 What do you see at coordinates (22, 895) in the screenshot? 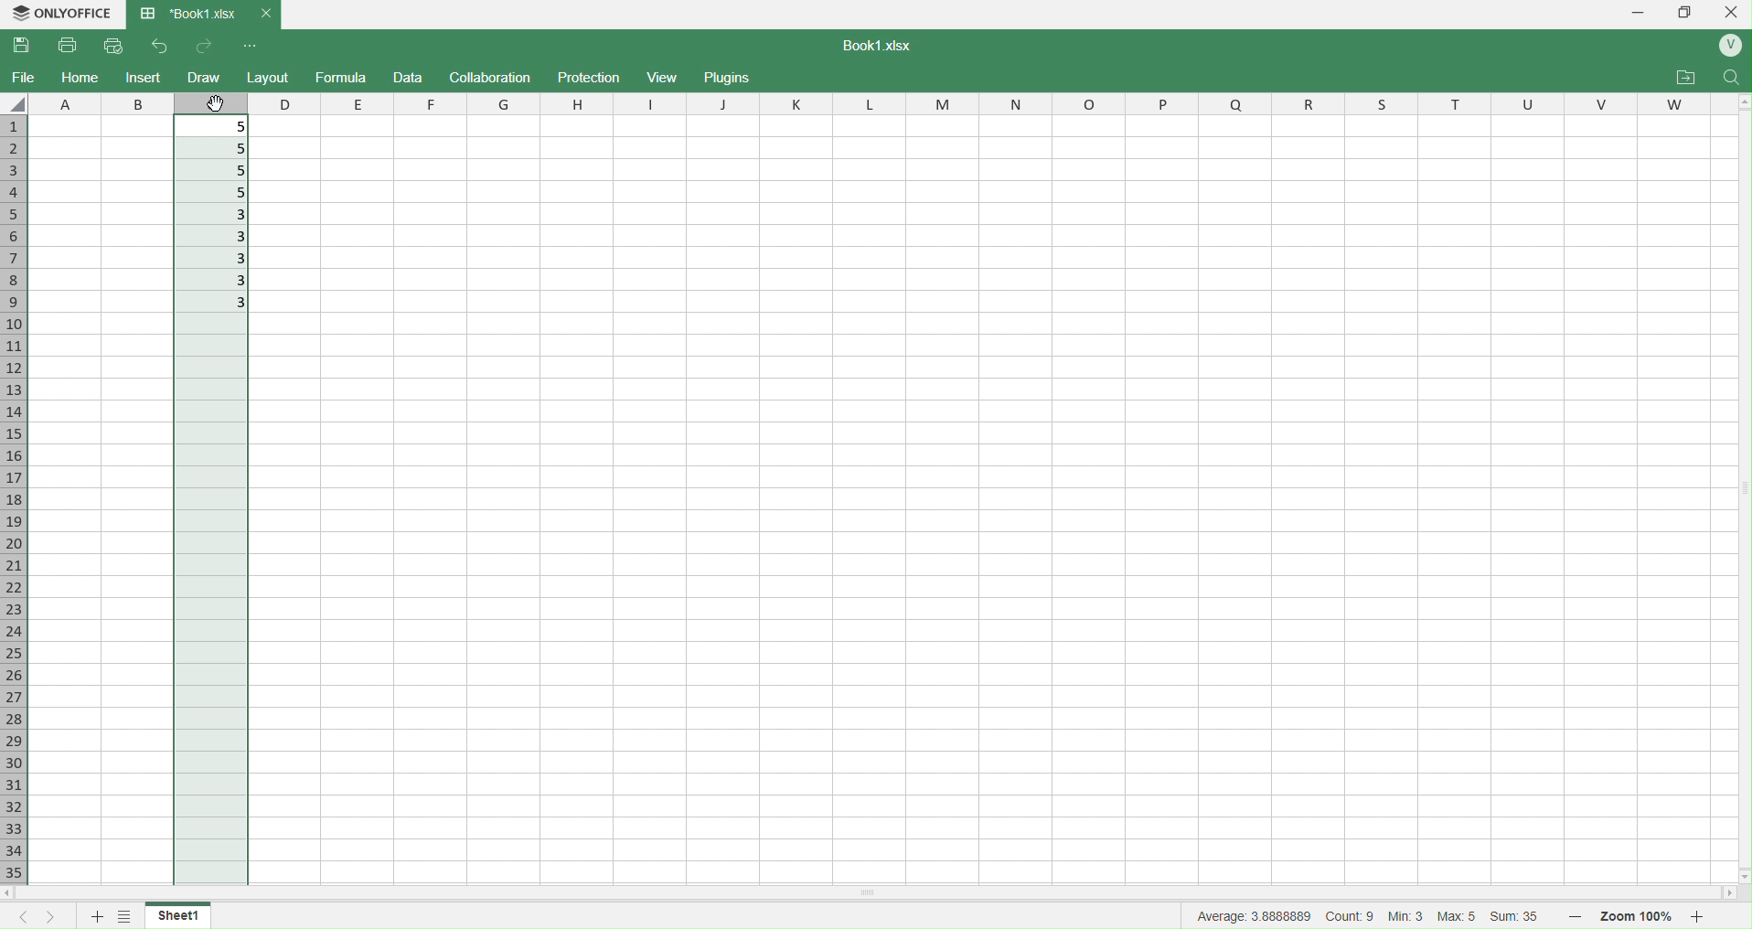
I see `scroll left` at bounding box center [22, 895].